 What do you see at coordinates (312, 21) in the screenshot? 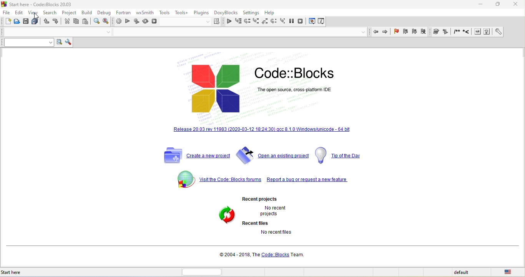
I see `debugging window` at bounding box center [312, 21].